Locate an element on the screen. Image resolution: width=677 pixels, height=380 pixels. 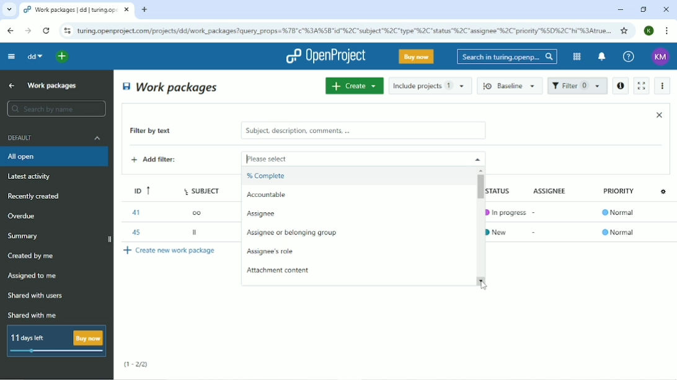
Help is located at coordinates (629, 57).